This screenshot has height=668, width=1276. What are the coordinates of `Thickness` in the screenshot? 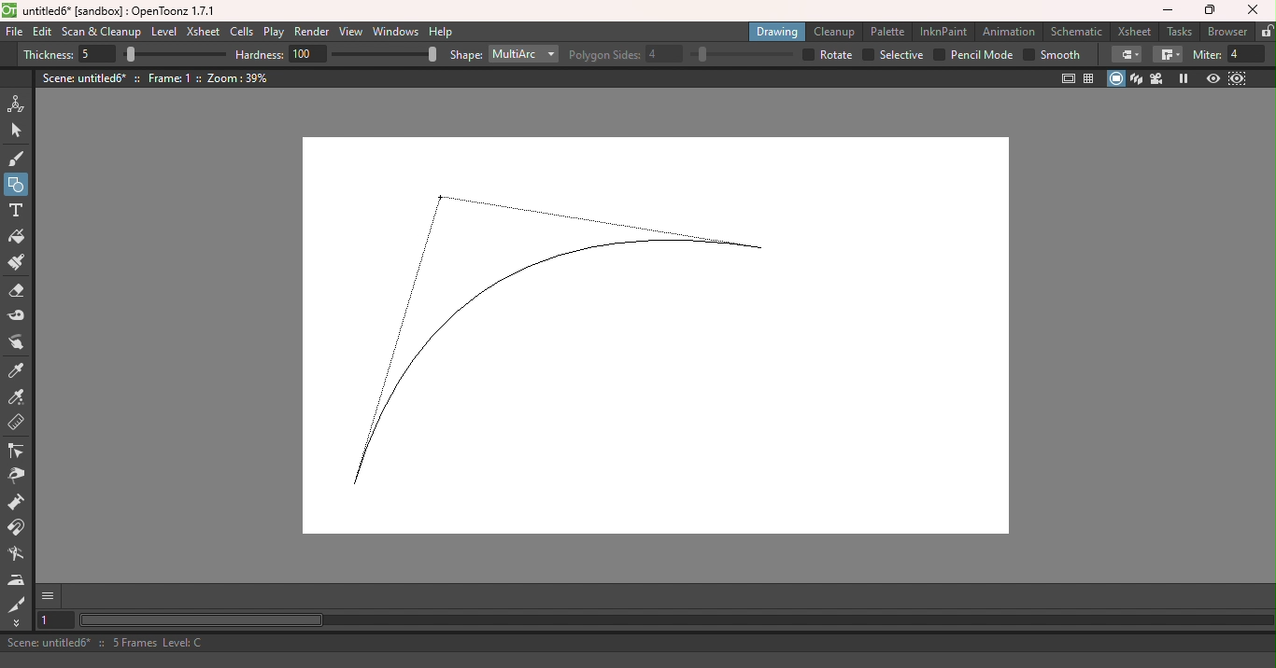 It's located at (69, 55).